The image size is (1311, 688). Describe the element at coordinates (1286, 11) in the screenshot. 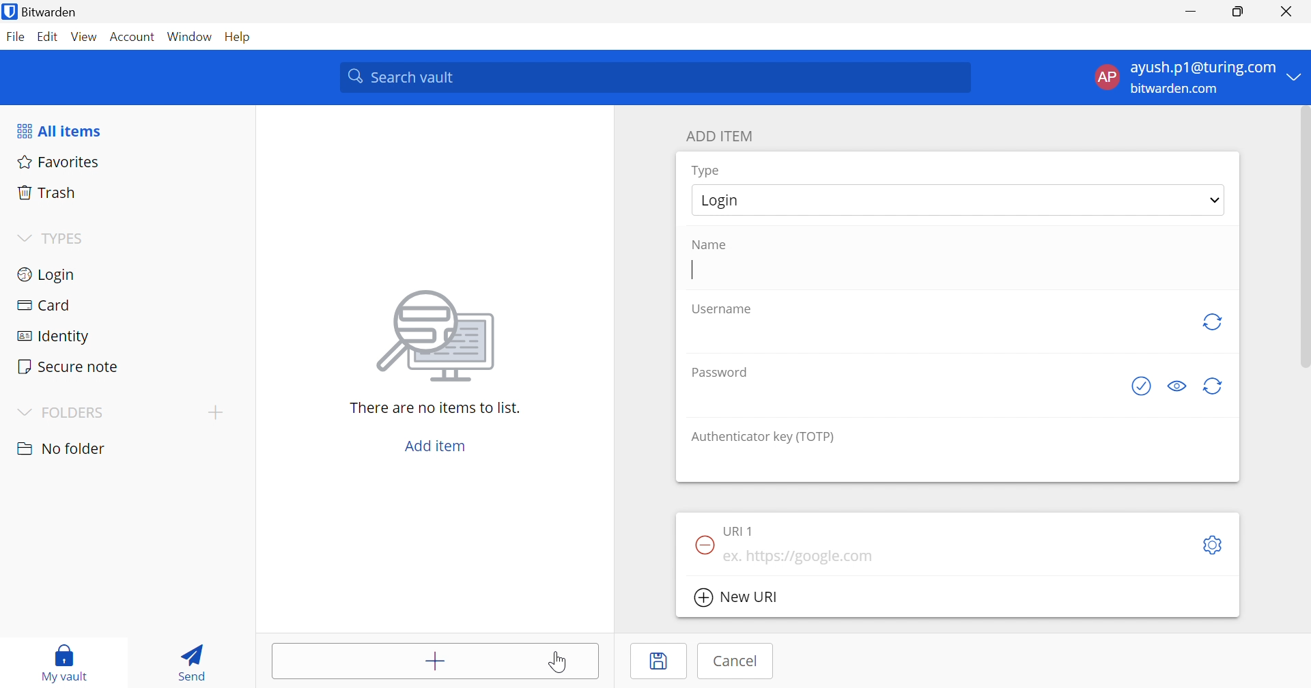

I see `Close` at that location.